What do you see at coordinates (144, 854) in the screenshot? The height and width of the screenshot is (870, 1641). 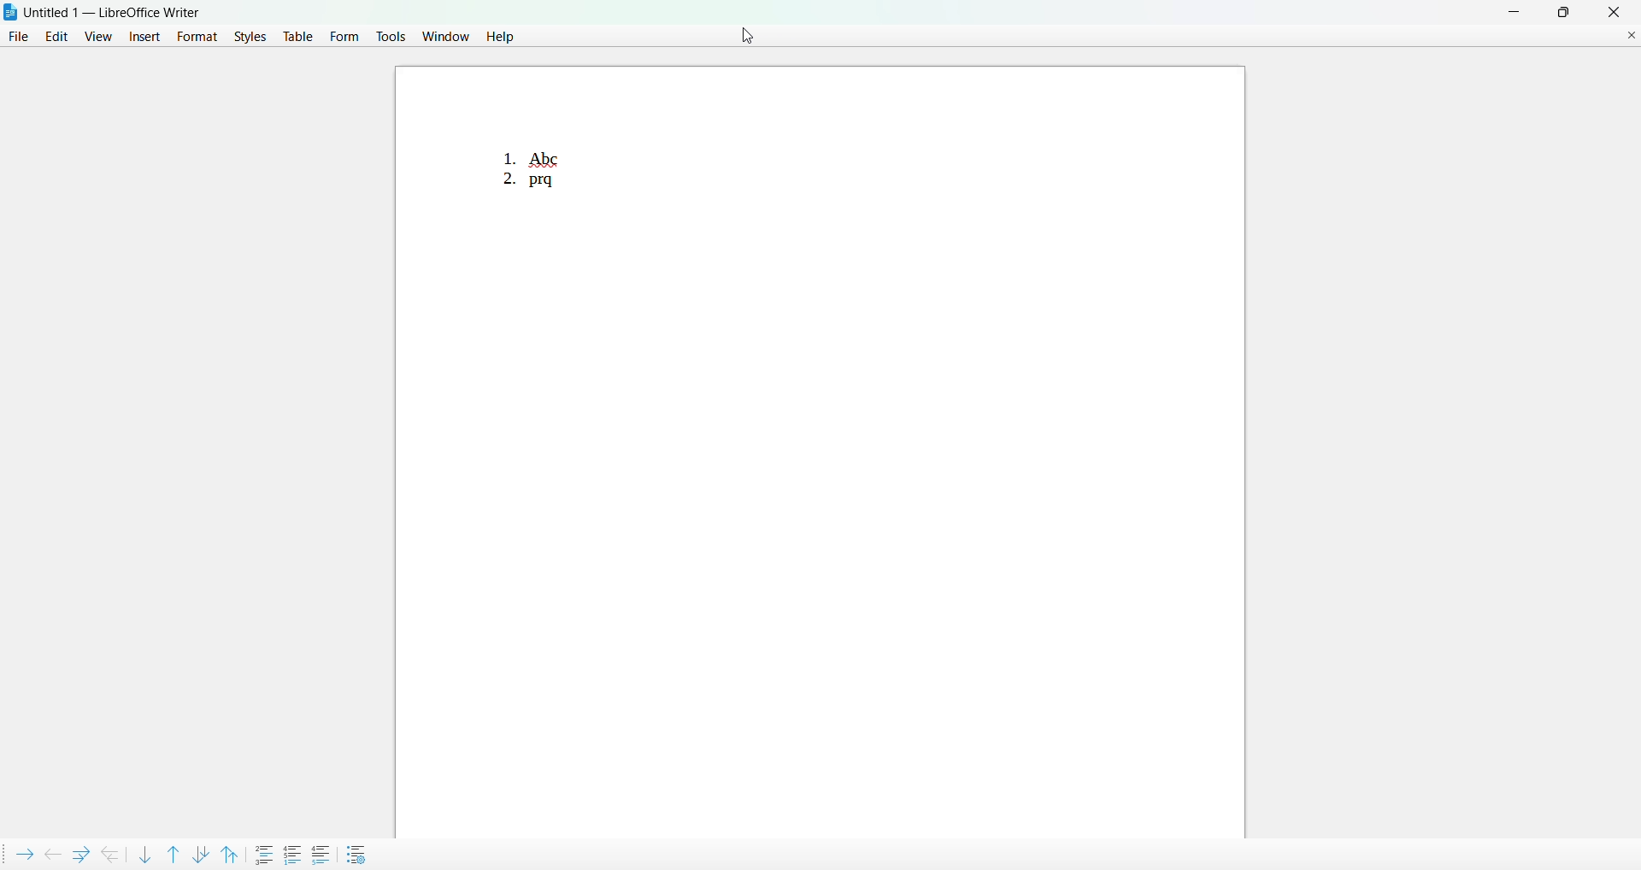 I see `move item down` at bounding box center [144, 854].